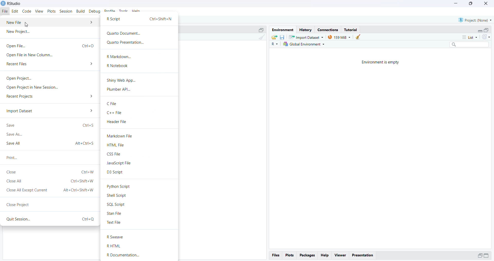 The image size is (494, 261). I want to click on clear object from the workspace, so click(359, 37).